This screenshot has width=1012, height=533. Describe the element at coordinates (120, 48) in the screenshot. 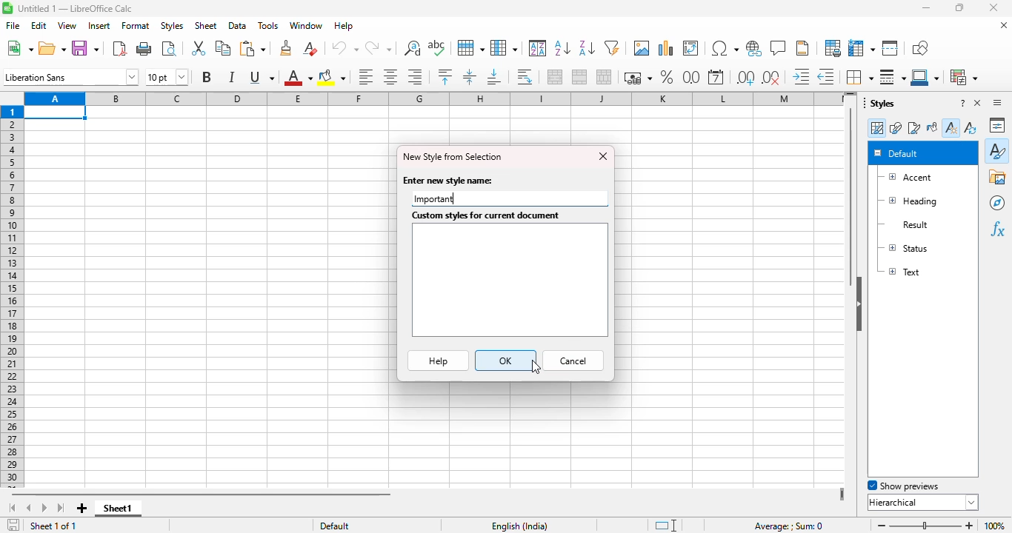

I see `export directly as PDF` at that location.